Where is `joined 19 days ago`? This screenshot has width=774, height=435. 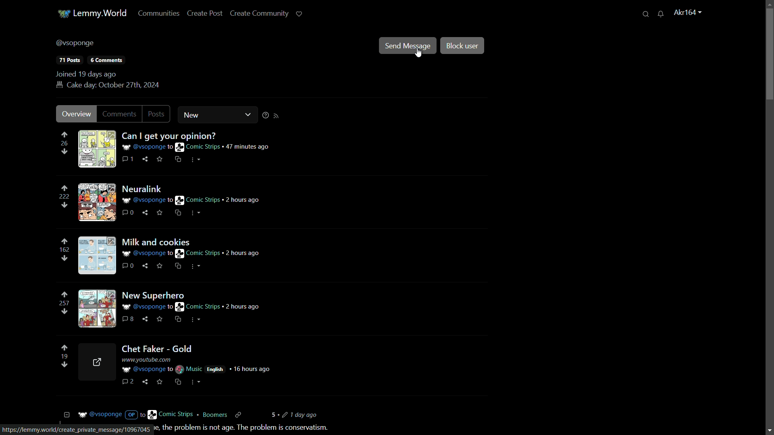
joined 19 days ago is located at coordinates (87, 74).